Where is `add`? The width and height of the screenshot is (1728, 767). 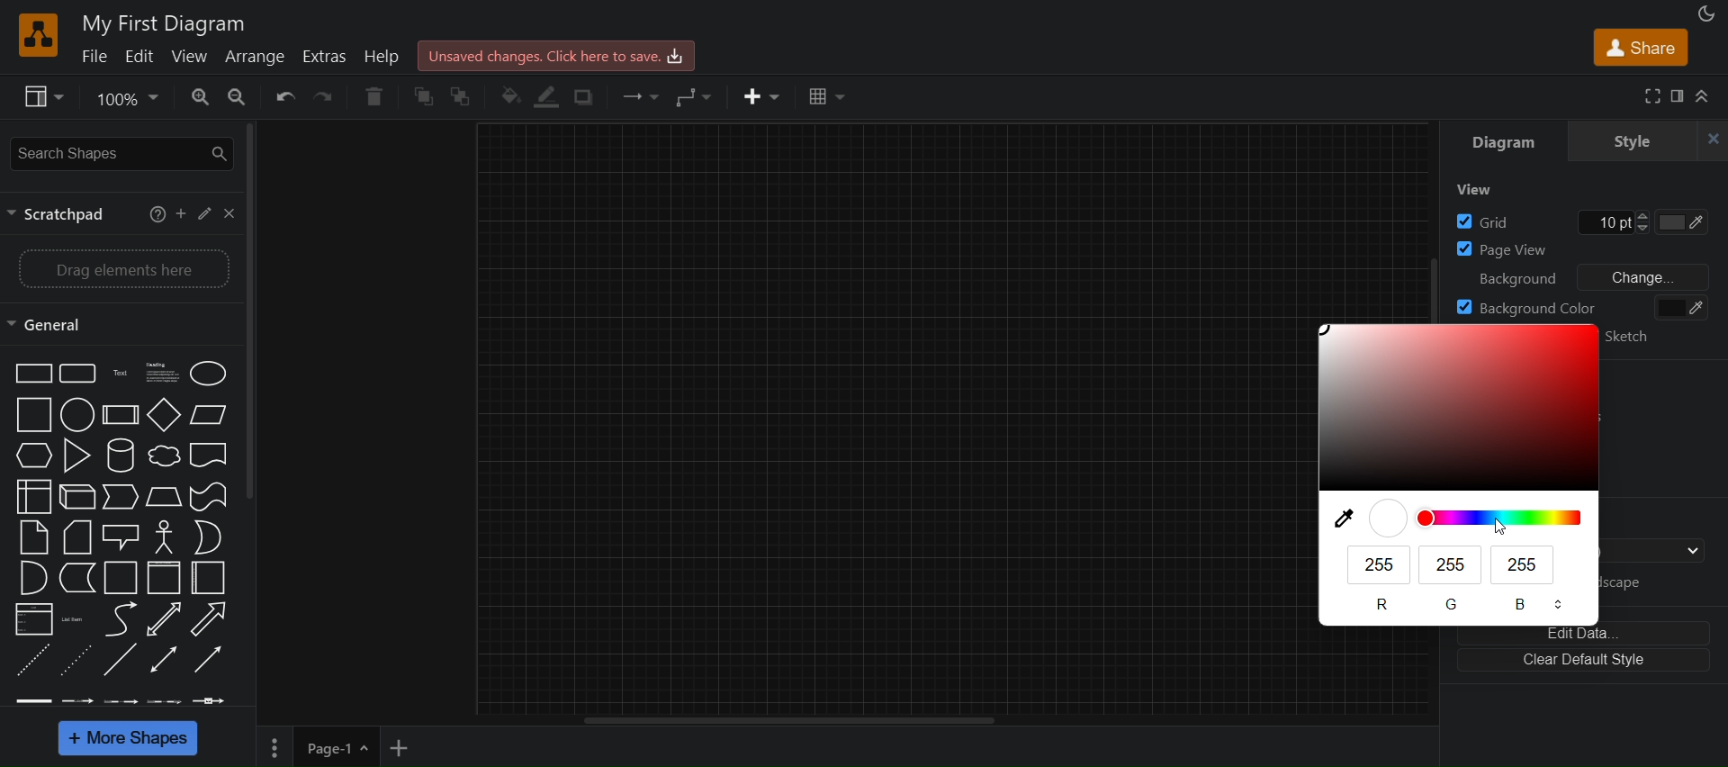
add is located at coordinates (183, 216).